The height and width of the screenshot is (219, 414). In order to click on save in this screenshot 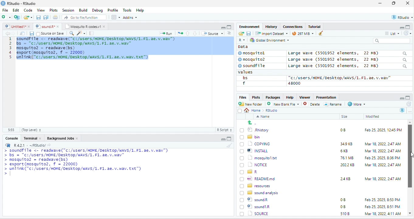, I will do `click(248, 33)`.